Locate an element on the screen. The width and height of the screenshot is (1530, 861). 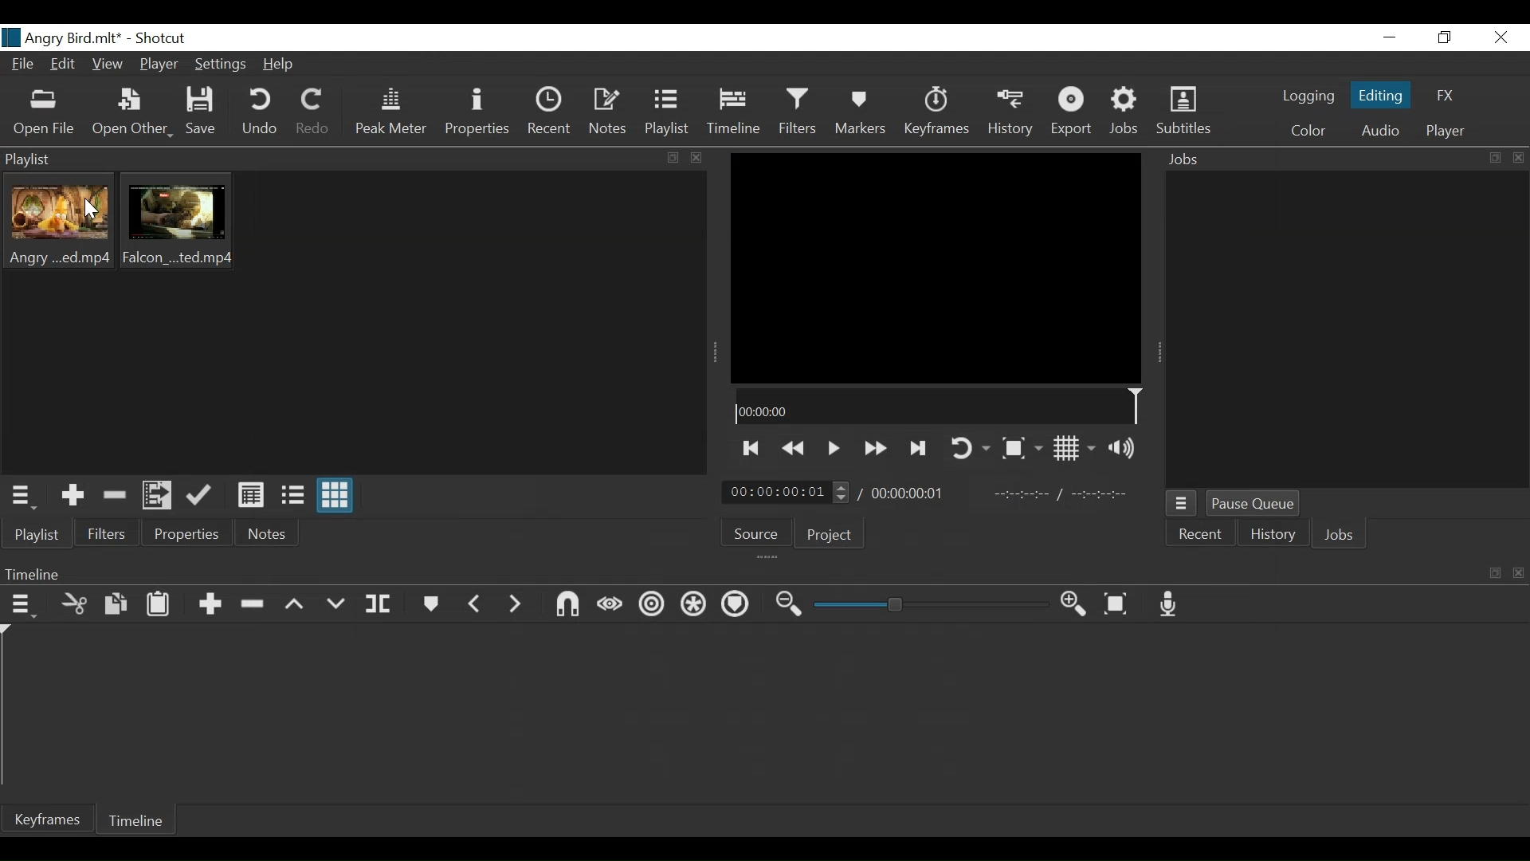
Record audio is located at coordinates (1170, 603).